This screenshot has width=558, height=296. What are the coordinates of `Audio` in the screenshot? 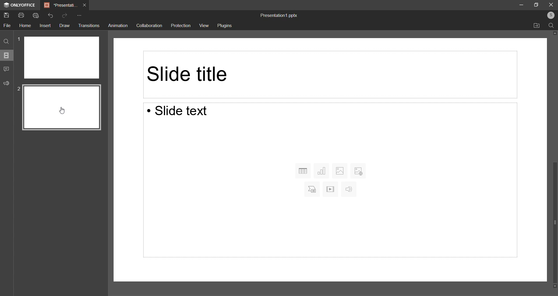 It's located at (348, 190).